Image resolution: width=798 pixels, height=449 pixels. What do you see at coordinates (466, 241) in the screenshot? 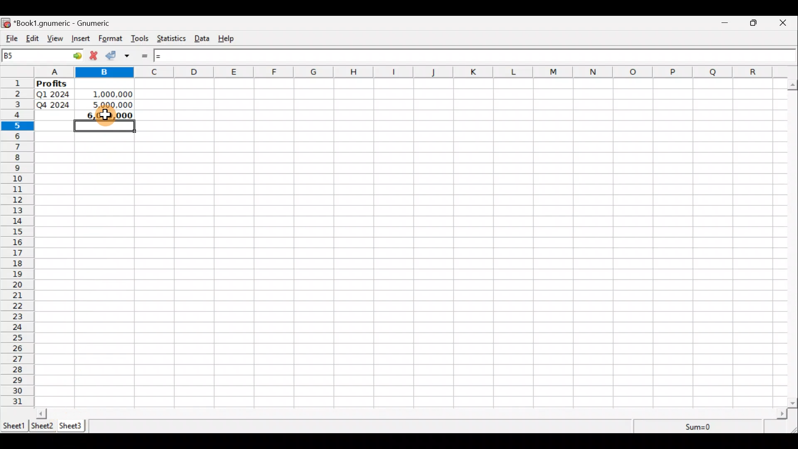
I see `Cells` at bounding box center [466, 241].